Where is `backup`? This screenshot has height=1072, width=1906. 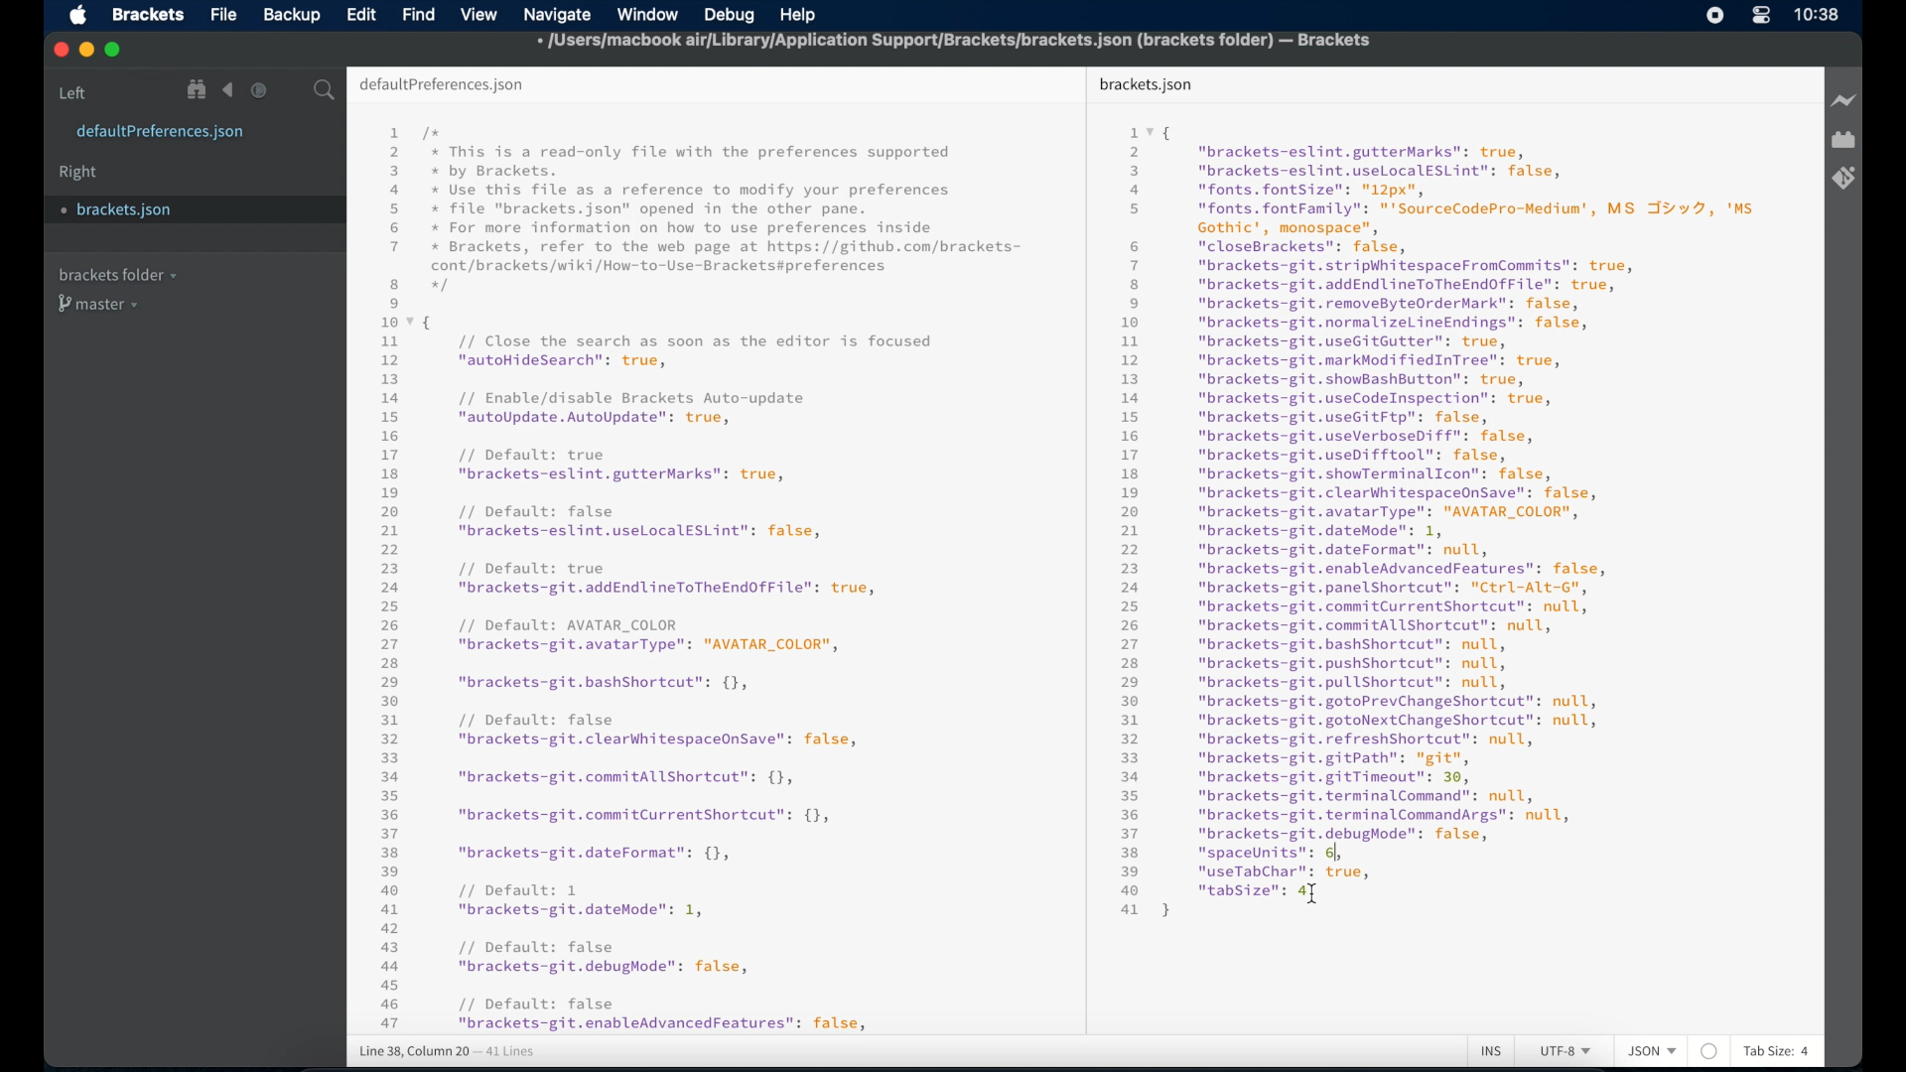
backup is located at coordinates (292, 15).